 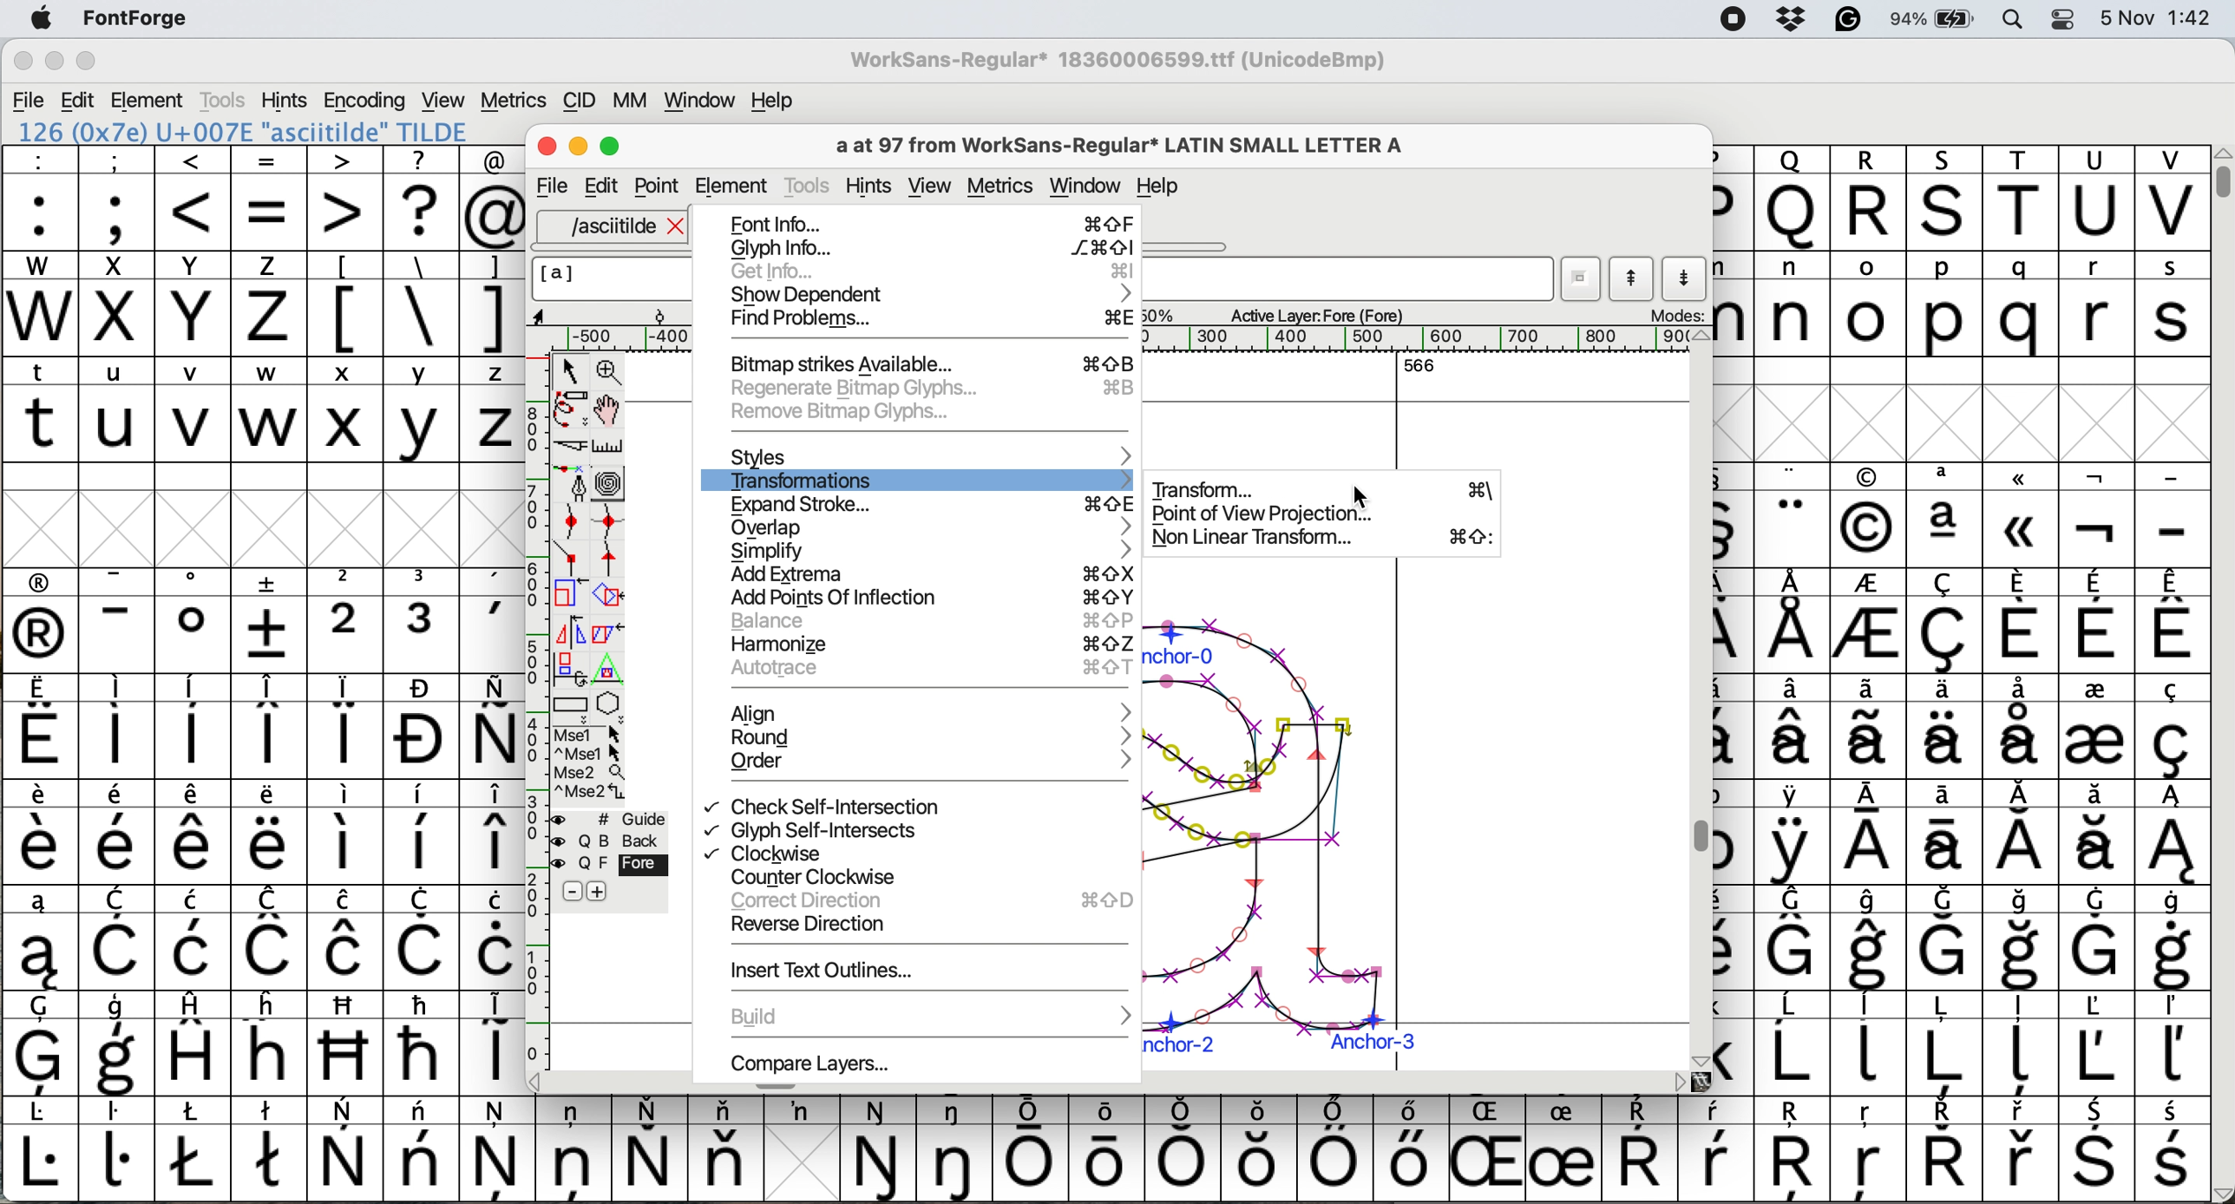 I want to click on guide, so click(x=619, y=816).